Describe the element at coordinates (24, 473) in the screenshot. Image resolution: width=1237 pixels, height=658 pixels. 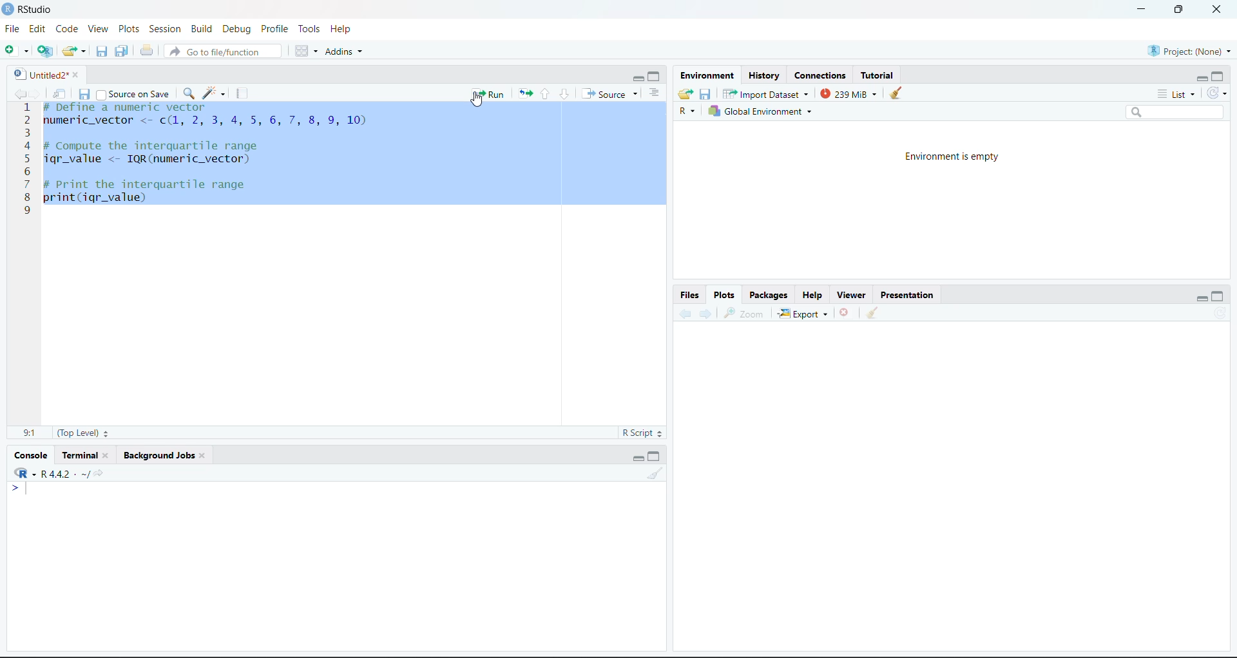
I see `R` at that location.